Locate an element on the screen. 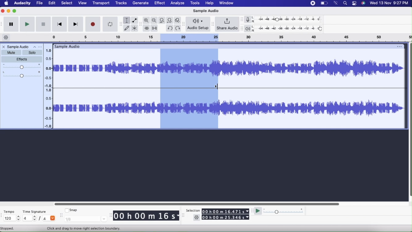 The height and width of the screenshot is (232, 412). audio level is located at coordinates (48, 109).